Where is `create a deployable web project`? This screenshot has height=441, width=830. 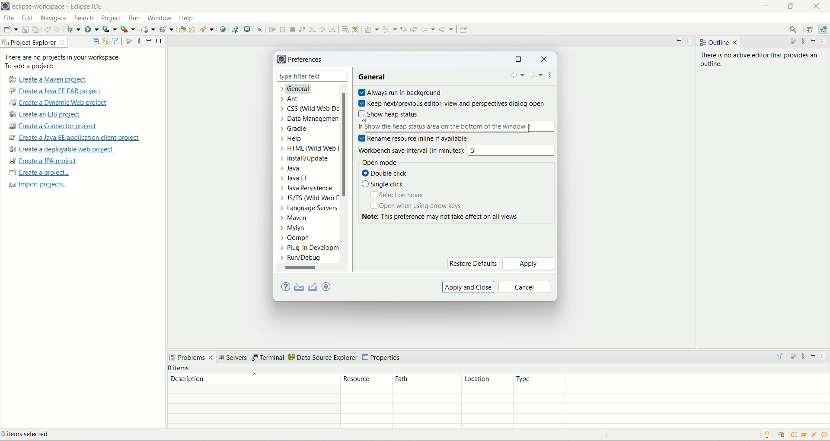
create a deployable web project is located at coordinates (63, 149).